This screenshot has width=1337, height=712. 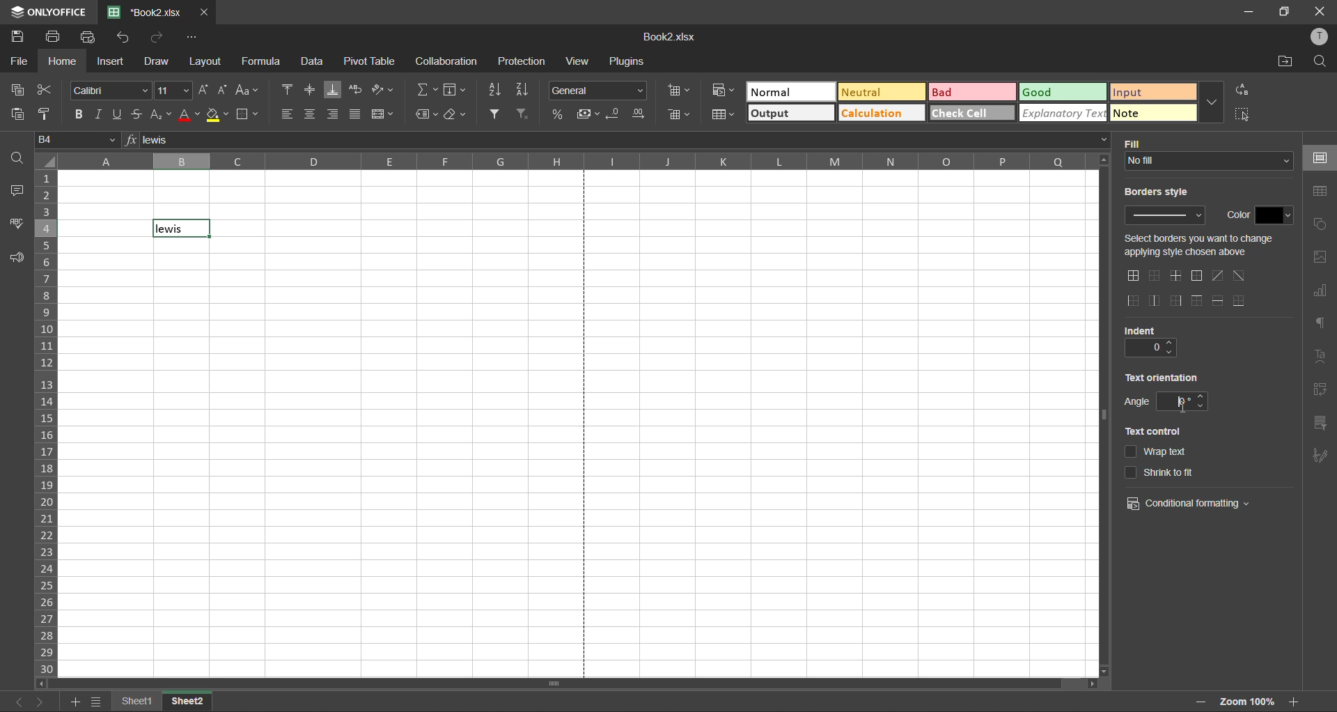 What do you see at coordinates (1164, 217) in the screenshot?
I see `input border style` at bounding box center [1164, 217].